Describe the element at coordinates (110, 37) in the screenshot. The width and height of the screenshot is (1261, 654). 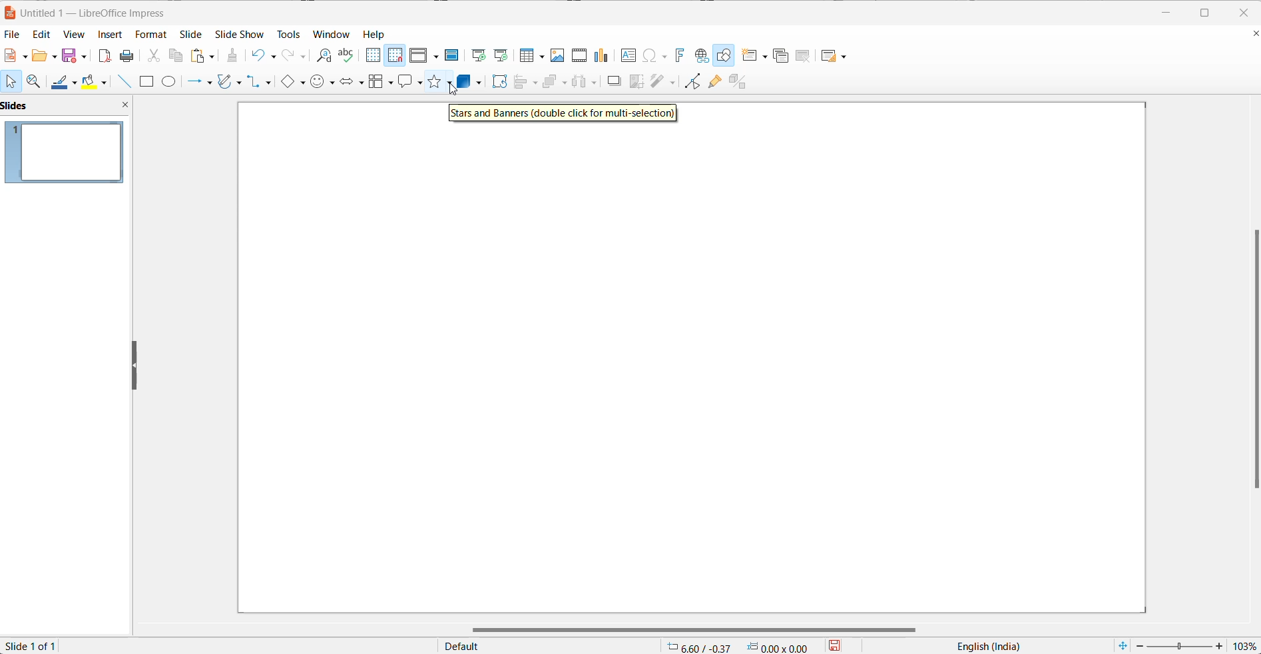
I see `insert ` at that location.